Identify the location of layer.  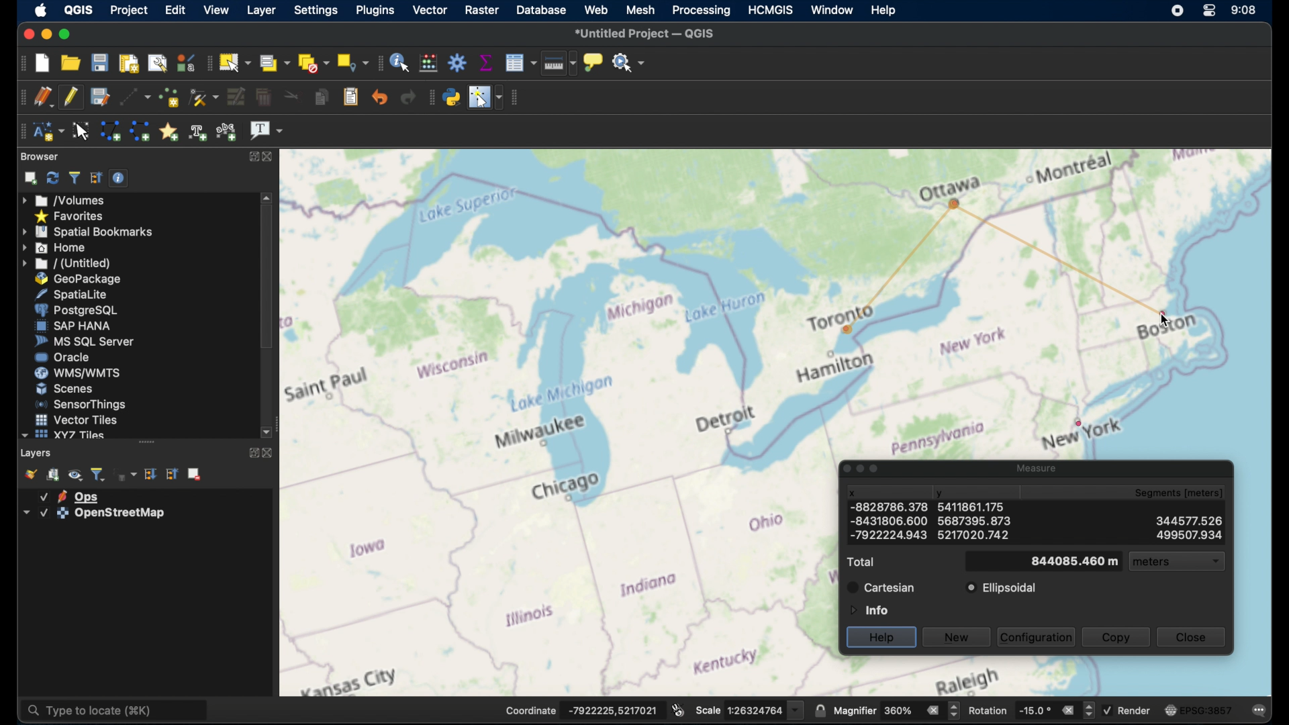
(70, 495).